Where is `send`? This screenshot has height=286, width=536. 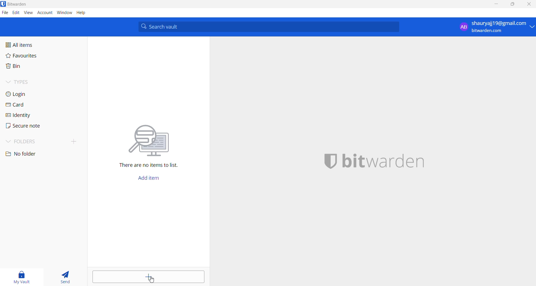
send is located at coordinates (63, 275).